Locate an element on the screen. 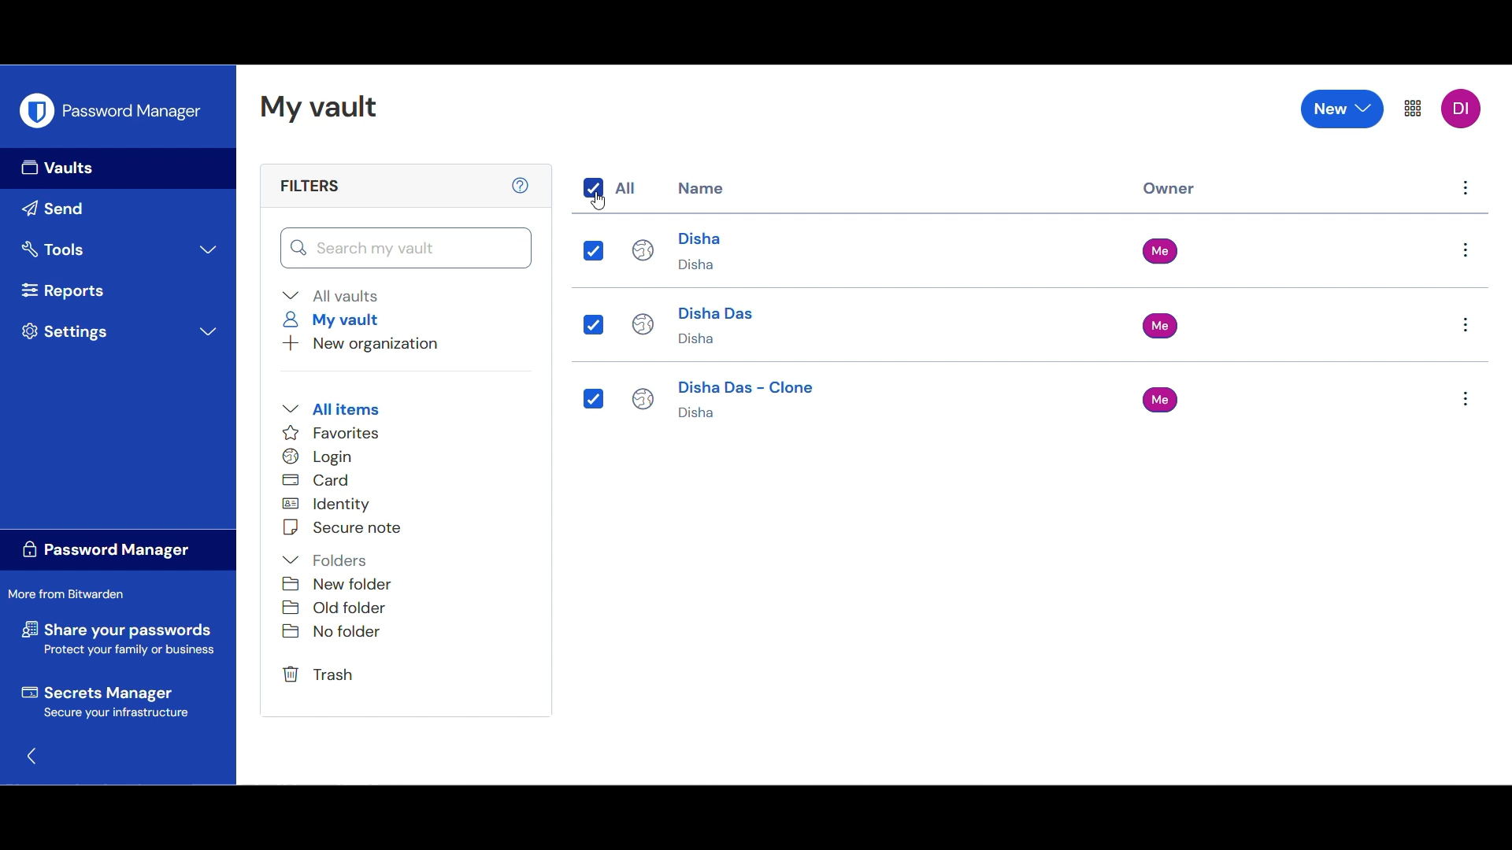 The image size is (1512, 850). Old folder is located at coordinates (336, 608).